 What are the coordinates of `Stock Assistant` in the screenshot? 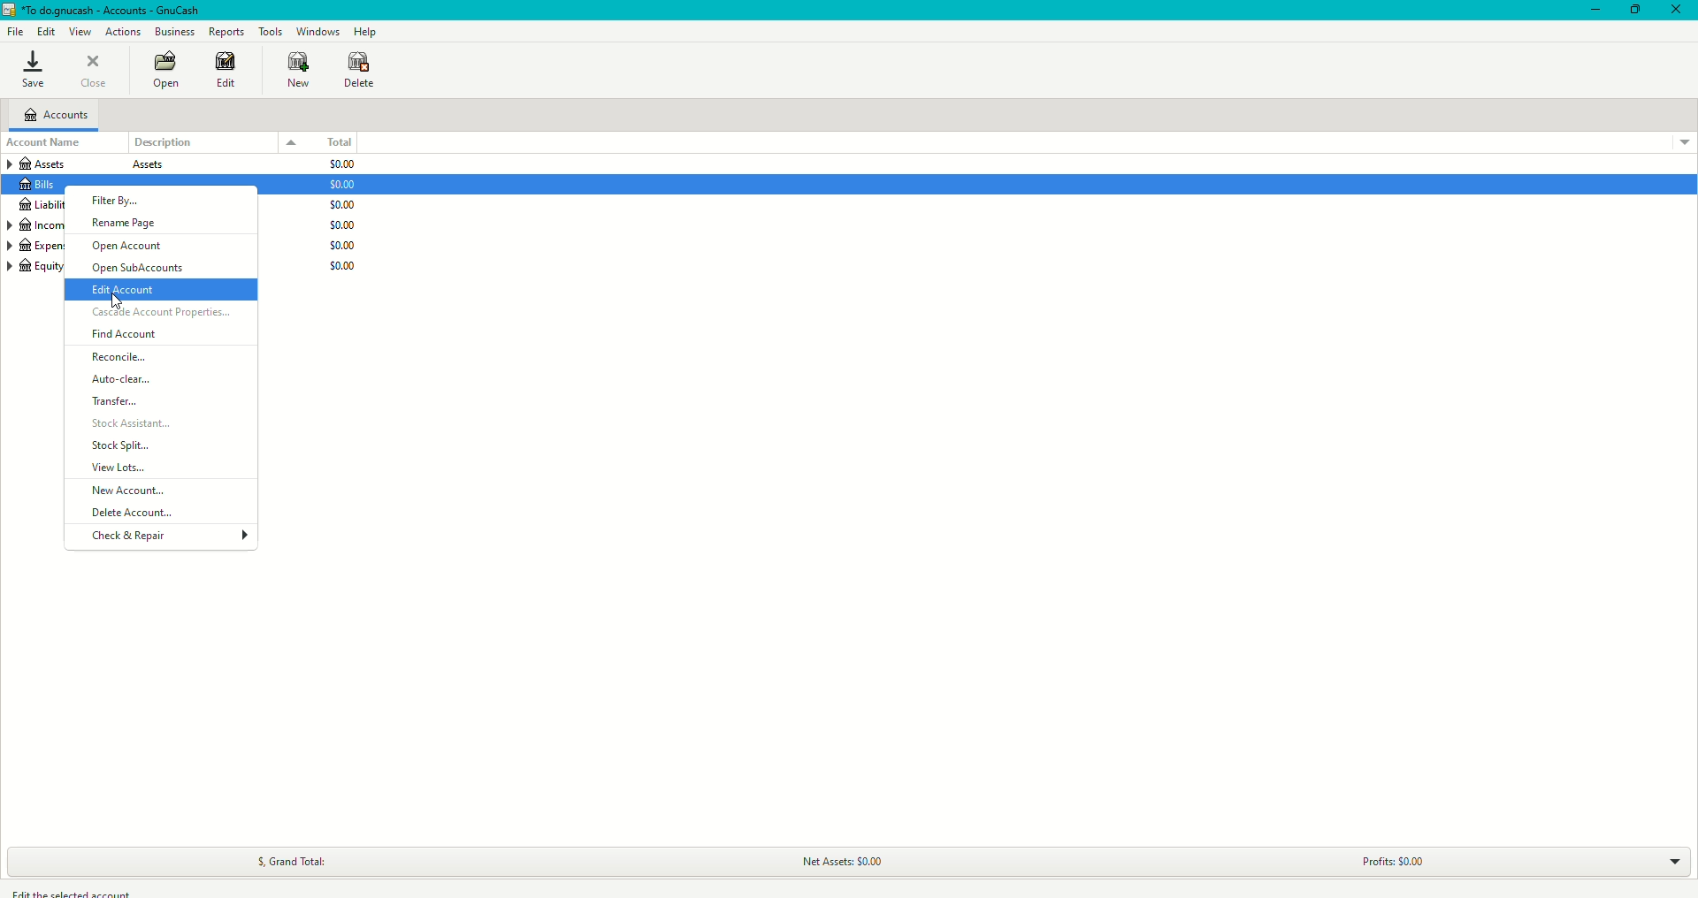 It's located at (141, 423).